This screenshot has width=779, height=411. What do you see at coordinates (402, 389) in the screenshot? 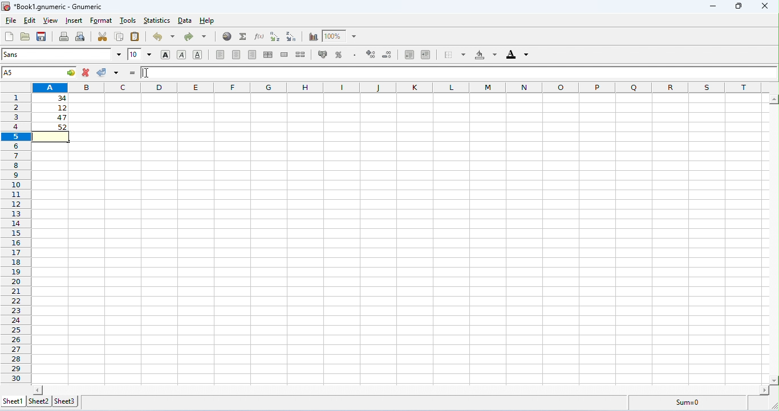
I see `space for horizontal scroll bar` at bounding box center [402, 389].